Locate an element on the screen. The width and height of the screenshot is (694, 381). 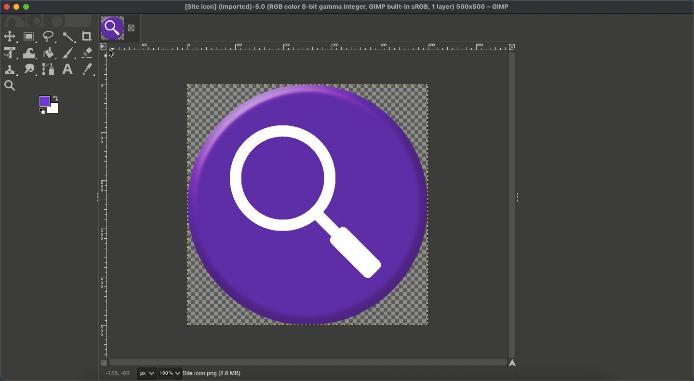
Eraser is located at coordinates (87, 53).